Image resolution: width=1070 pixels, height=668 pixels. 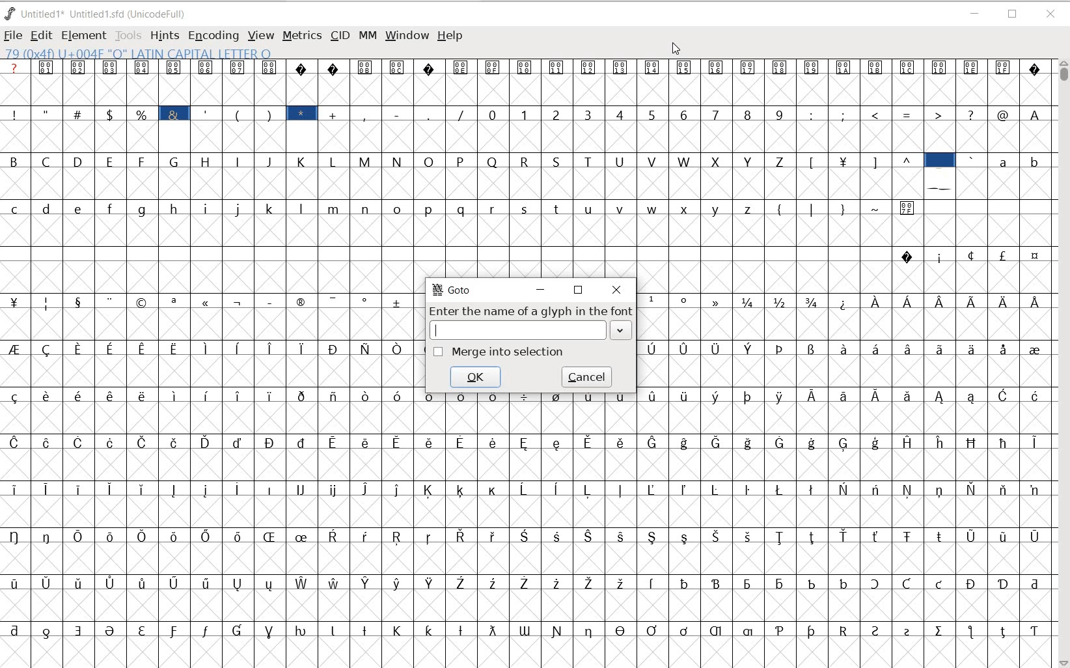 What do you see at coordinates (207, 472) in the screenshot?
I see `GLYPHY CHARACTERS & NUMBERS` at bounding box center [207, 472].